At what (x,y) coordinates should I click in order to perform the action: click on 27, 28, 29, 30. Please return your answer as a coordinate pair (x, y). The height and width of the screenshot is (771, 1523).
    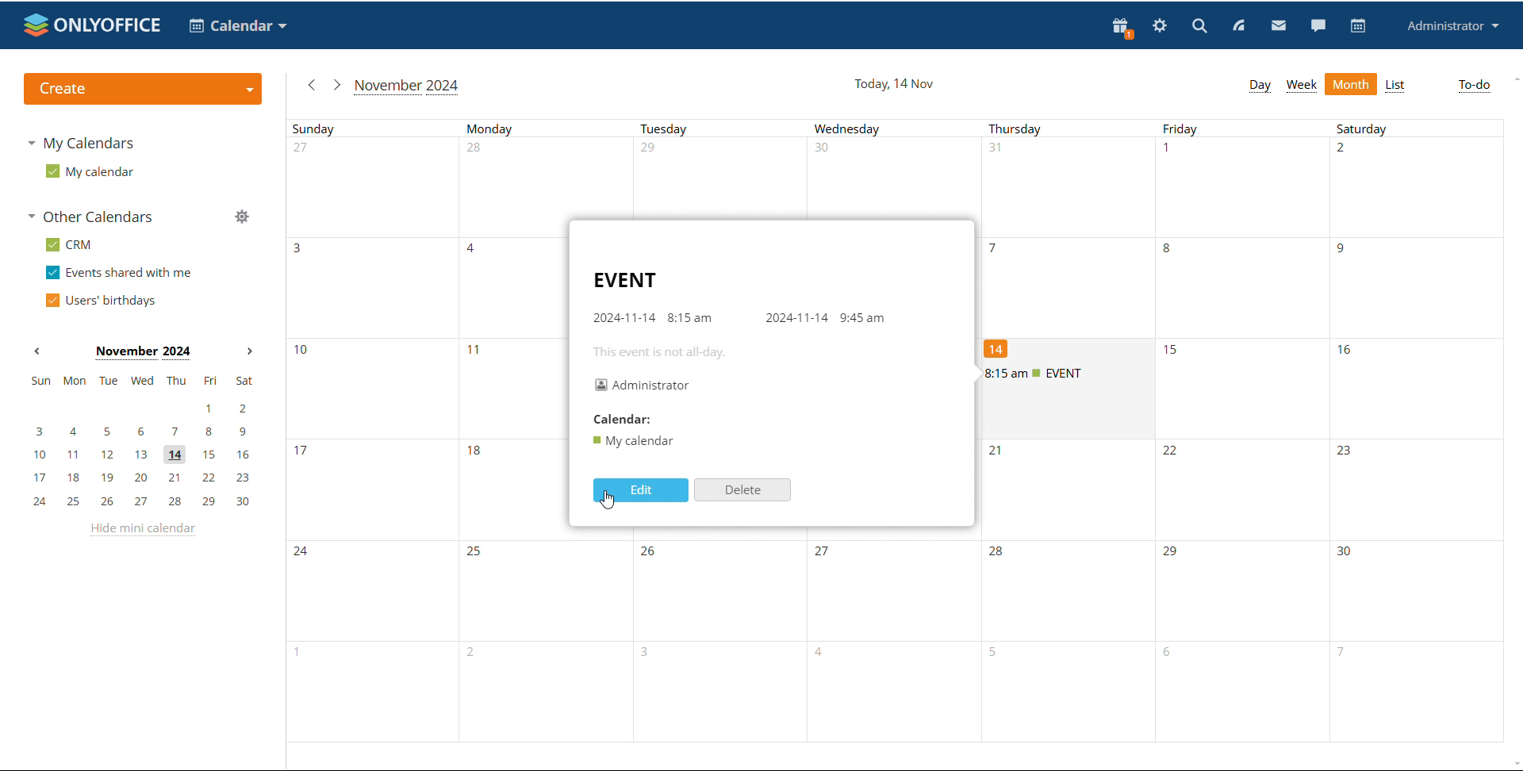
    Looking at the image, I should click on (635, 178).